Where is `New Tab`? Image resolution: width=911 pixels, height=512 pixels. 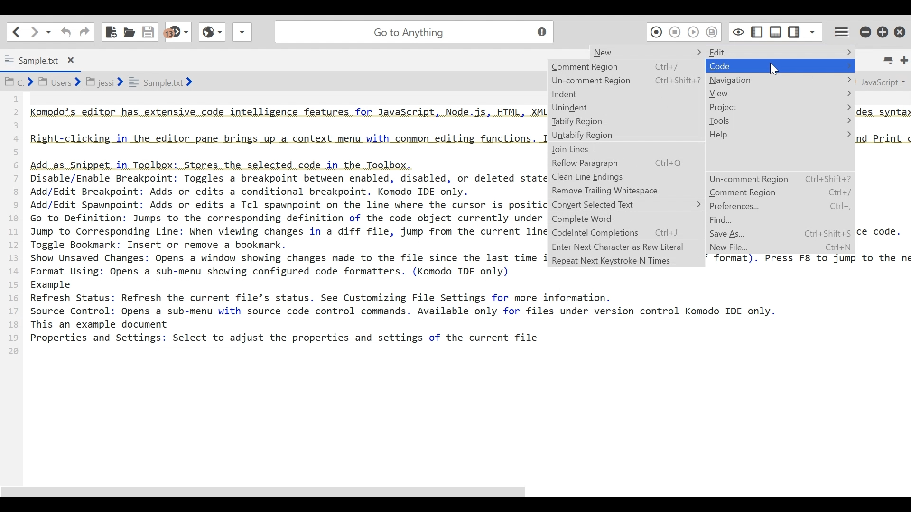
New Tab is located at coordinates (904, 60).